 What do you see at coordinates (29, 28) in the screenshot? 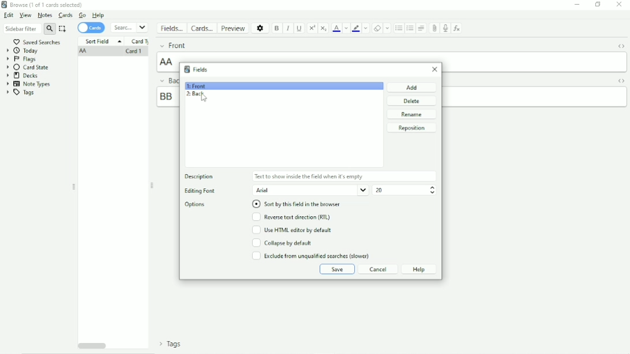
I see `Sidebar filter` at bounding box center [29, 28].